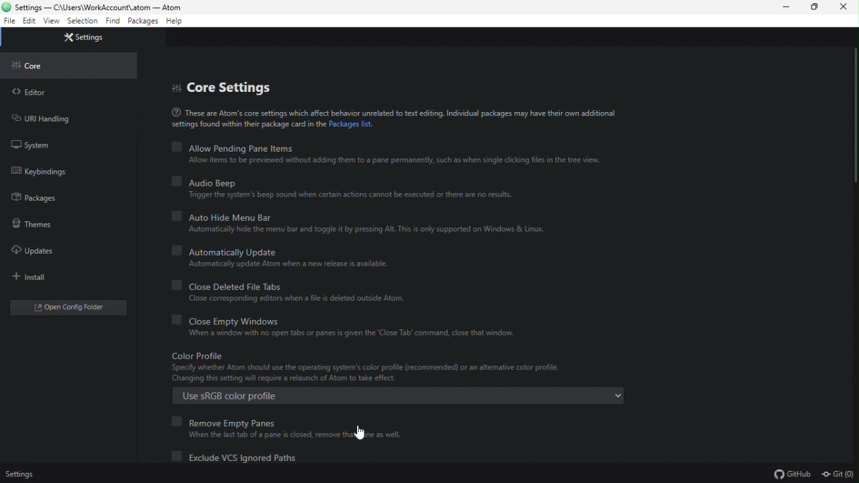  What do you see at coordinates (292, 292) in the screenshot?
I see `close deleted file tabs` at bounding box center [292, 292].